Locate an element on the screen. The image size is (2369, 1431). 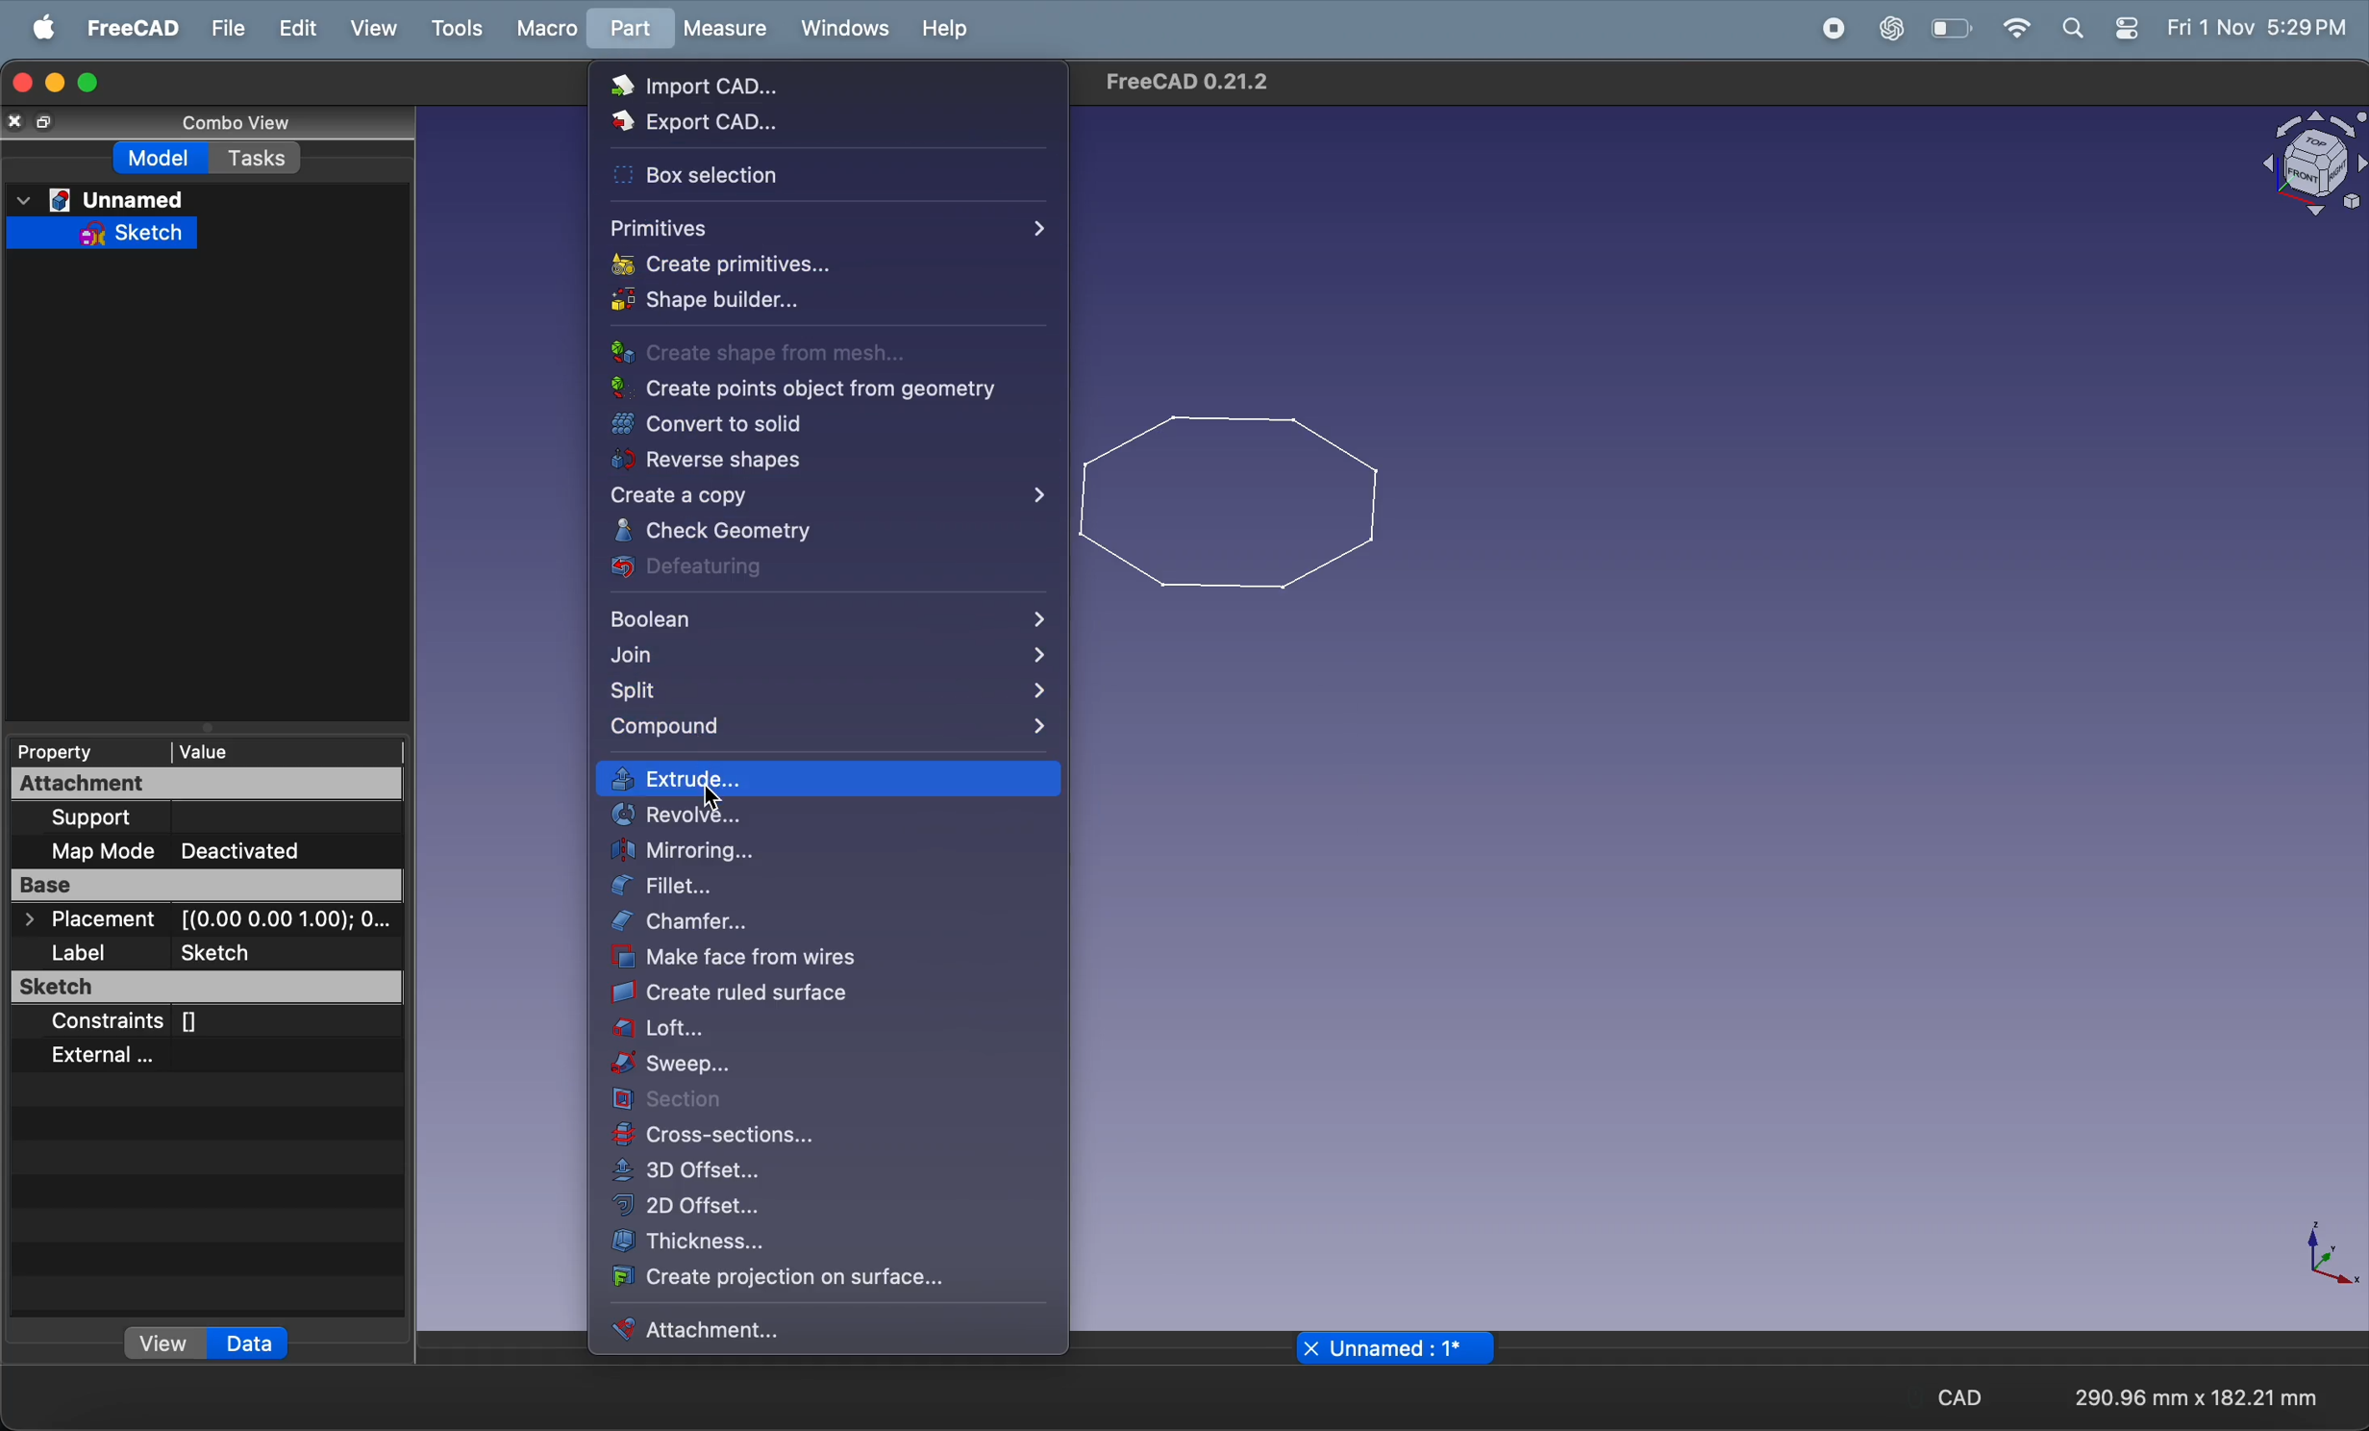
fillet is located at coordinates (835, 891).